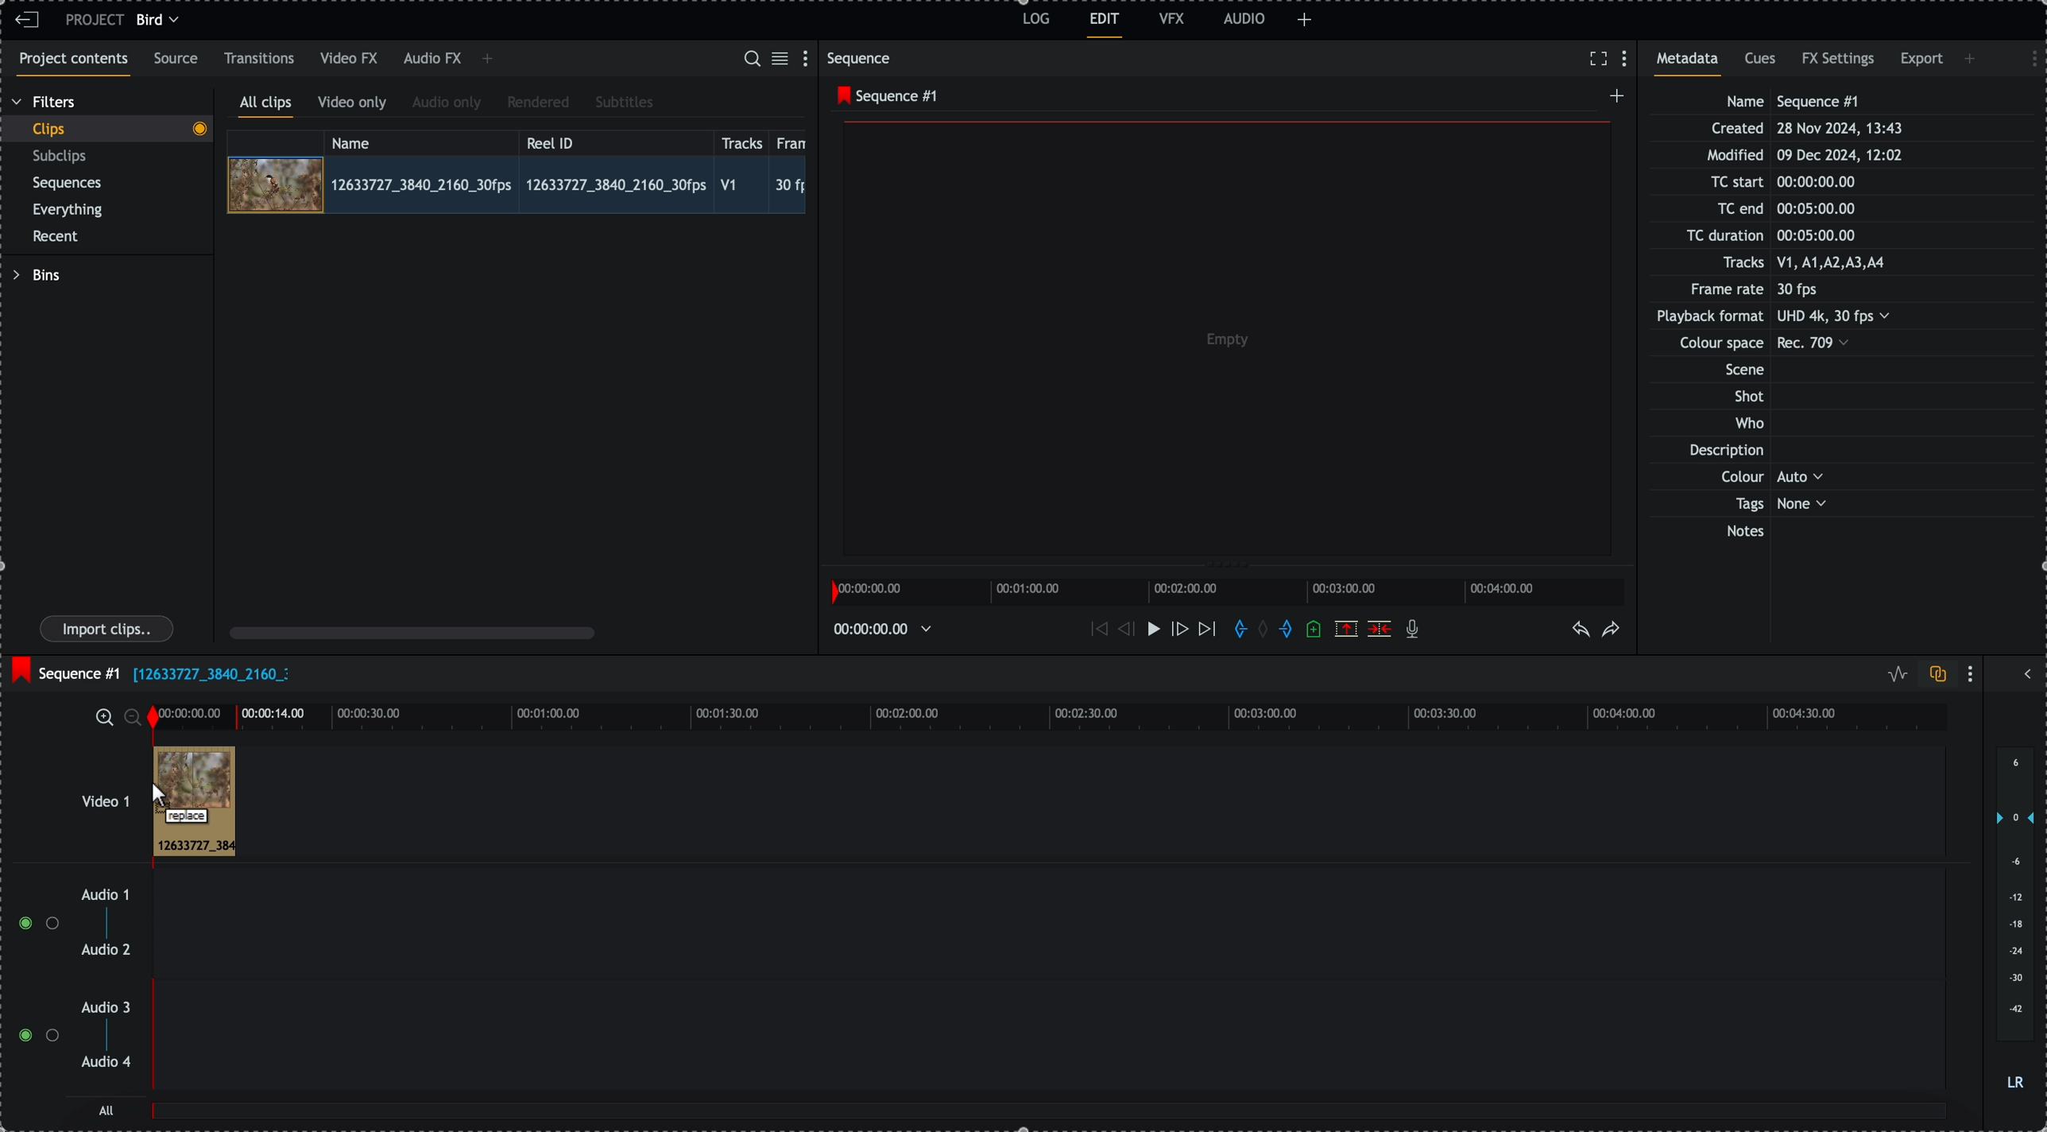 The image size is (2047, 1132). Describe the element at coordinates (1315, 630) in the screenshot. I see `add a cue at the current position` at that location.